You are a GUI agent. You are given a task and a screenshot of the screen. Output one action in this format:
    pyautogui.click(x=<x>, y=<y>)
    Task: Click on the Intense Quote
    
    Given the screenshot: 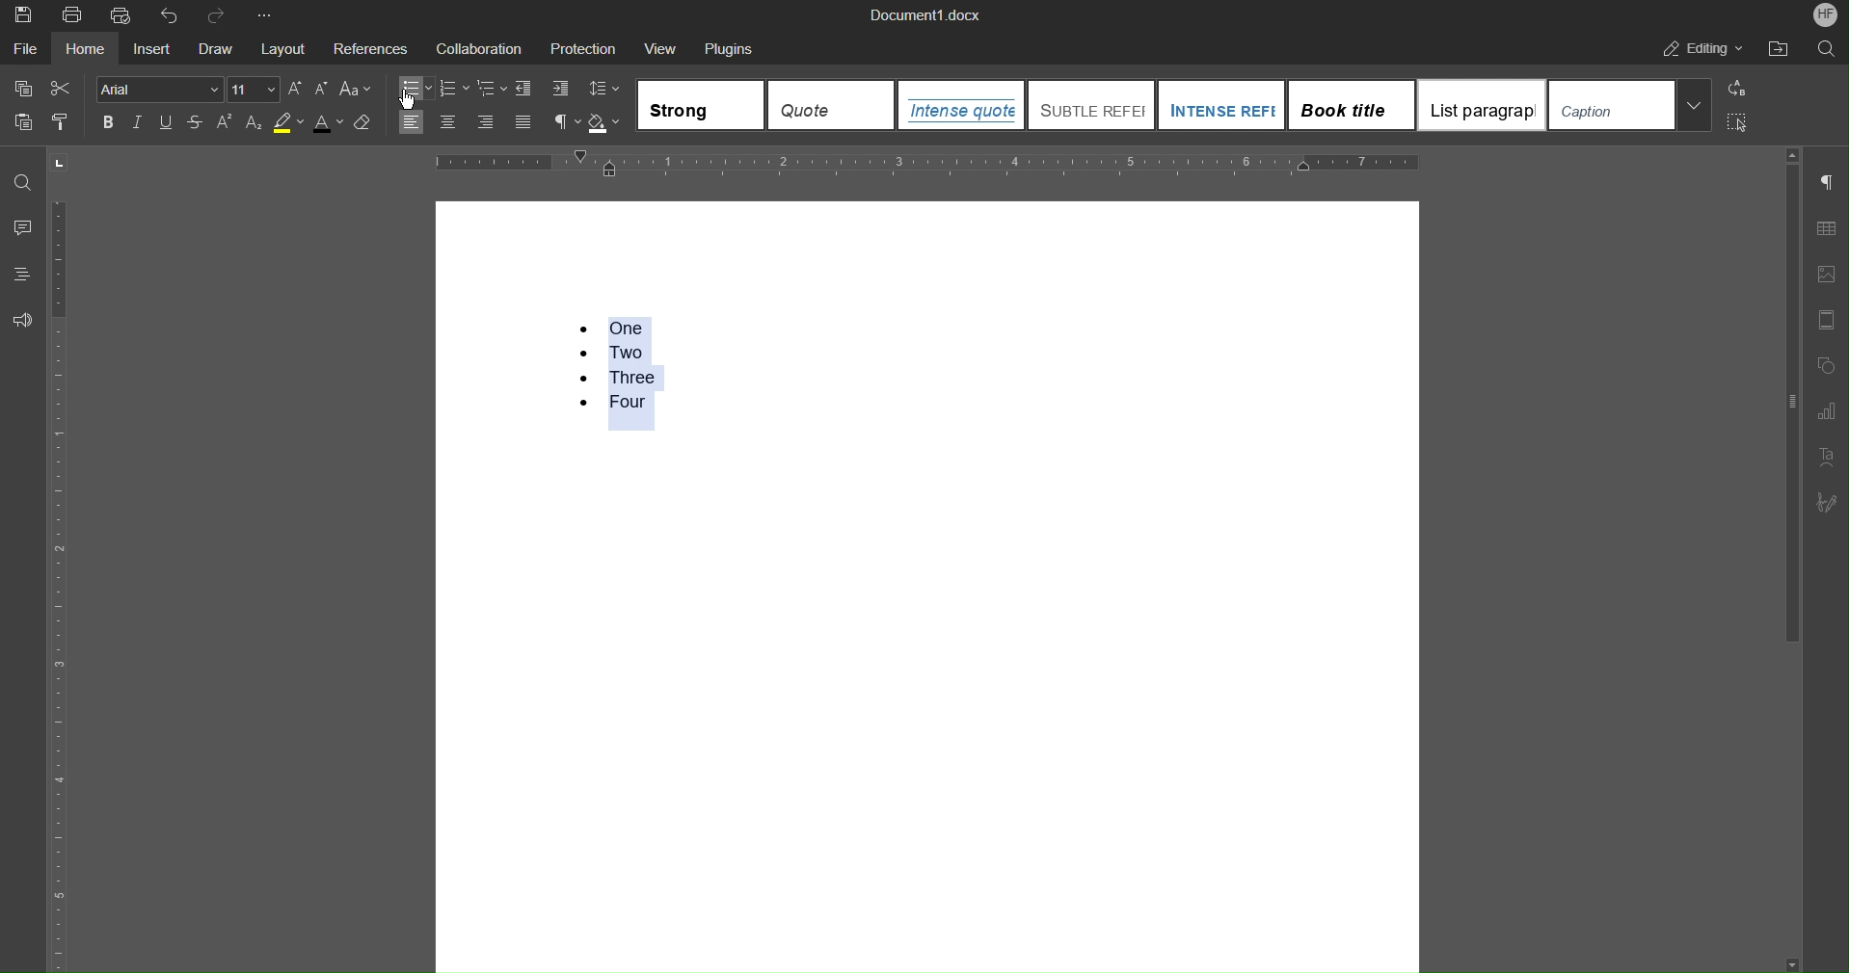 What is the action you would take?
    pyautogui.click(x=963, y=105)
    